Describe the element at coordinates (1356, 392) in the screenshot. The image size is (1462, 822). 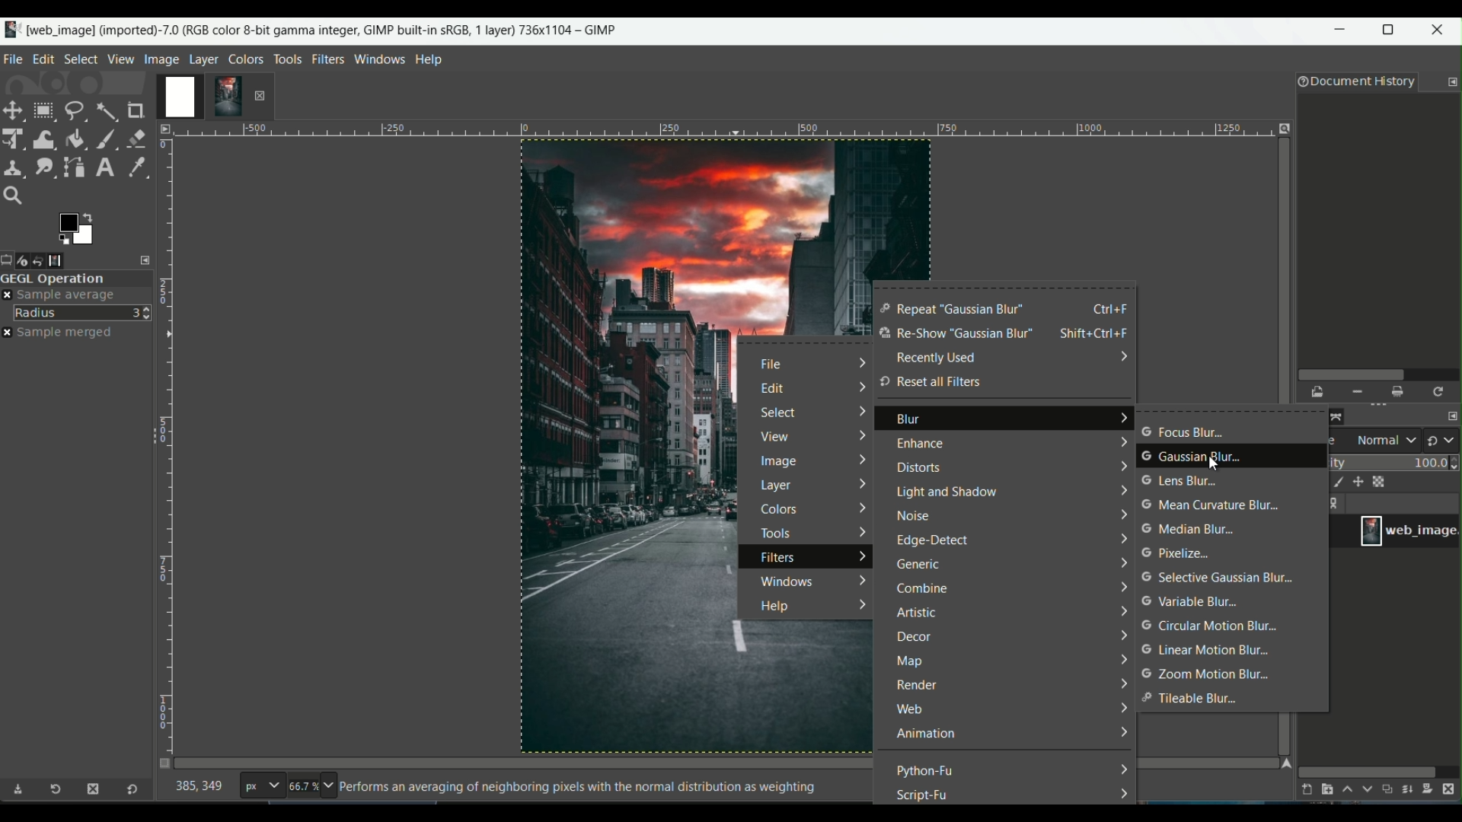
I see `remove the selected entry` at that location.